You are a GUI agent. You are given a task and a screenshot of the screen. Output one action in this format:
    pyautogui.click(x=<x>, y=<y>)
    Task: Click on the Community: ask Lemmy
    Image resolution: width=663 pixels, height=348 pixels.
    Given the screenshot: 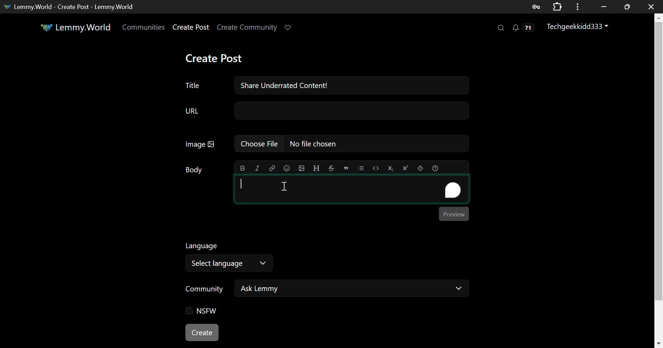 What is the action you would take?
    pyautogui.click(x=326, y=291)
    